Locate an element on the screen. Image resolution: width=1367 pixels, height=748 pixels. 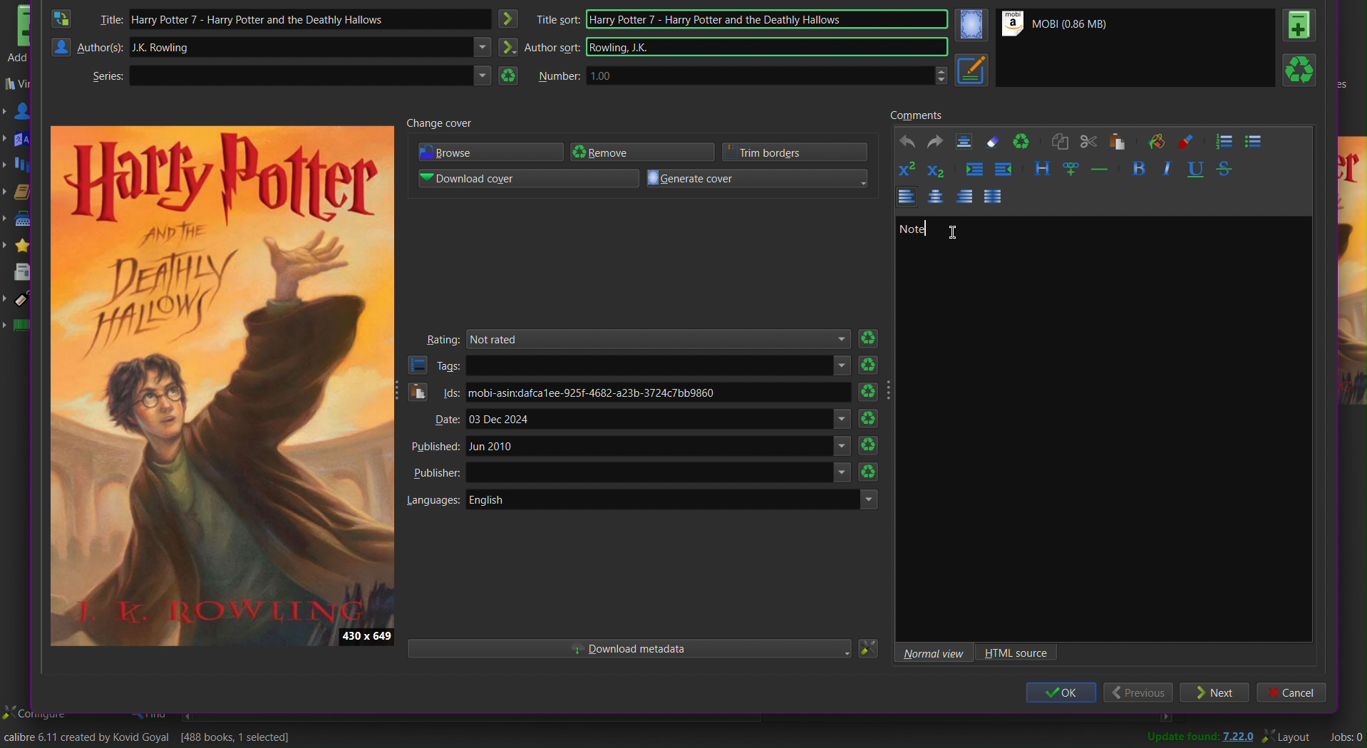
Superscript is located at coordinates (908, 169).